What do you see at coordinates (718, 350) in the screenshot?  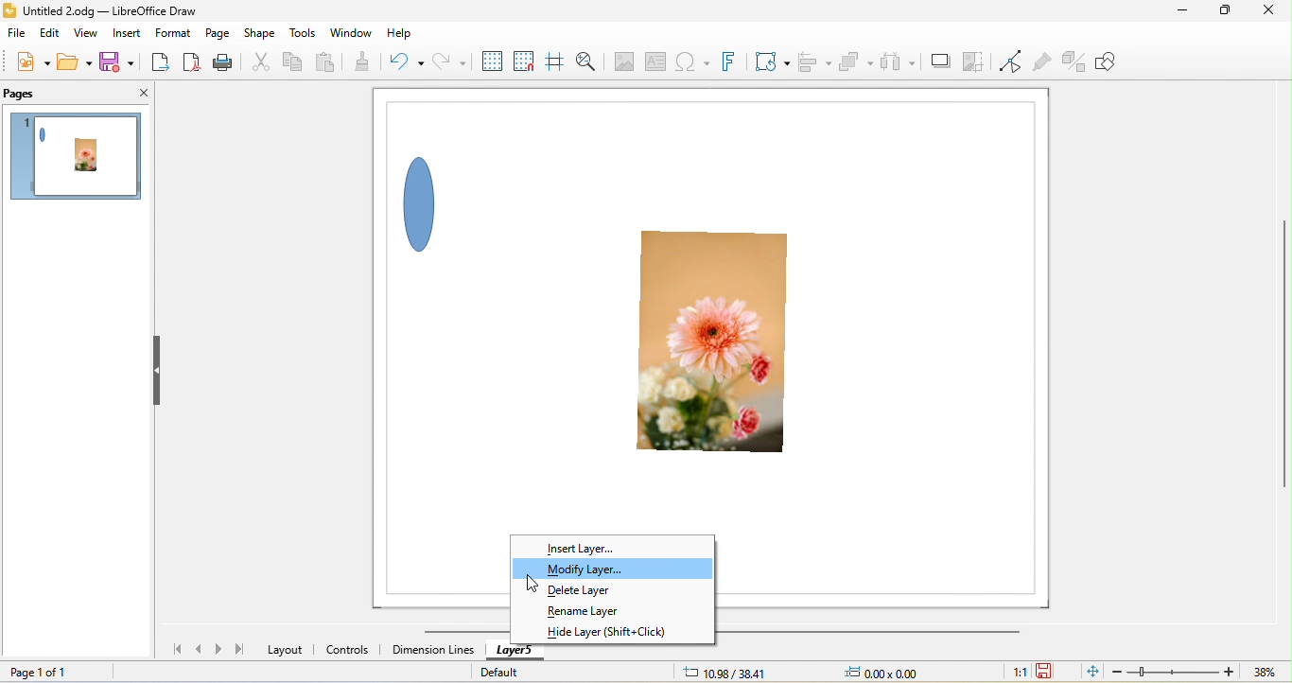 I see `photo` at bounding box center [718, 350].